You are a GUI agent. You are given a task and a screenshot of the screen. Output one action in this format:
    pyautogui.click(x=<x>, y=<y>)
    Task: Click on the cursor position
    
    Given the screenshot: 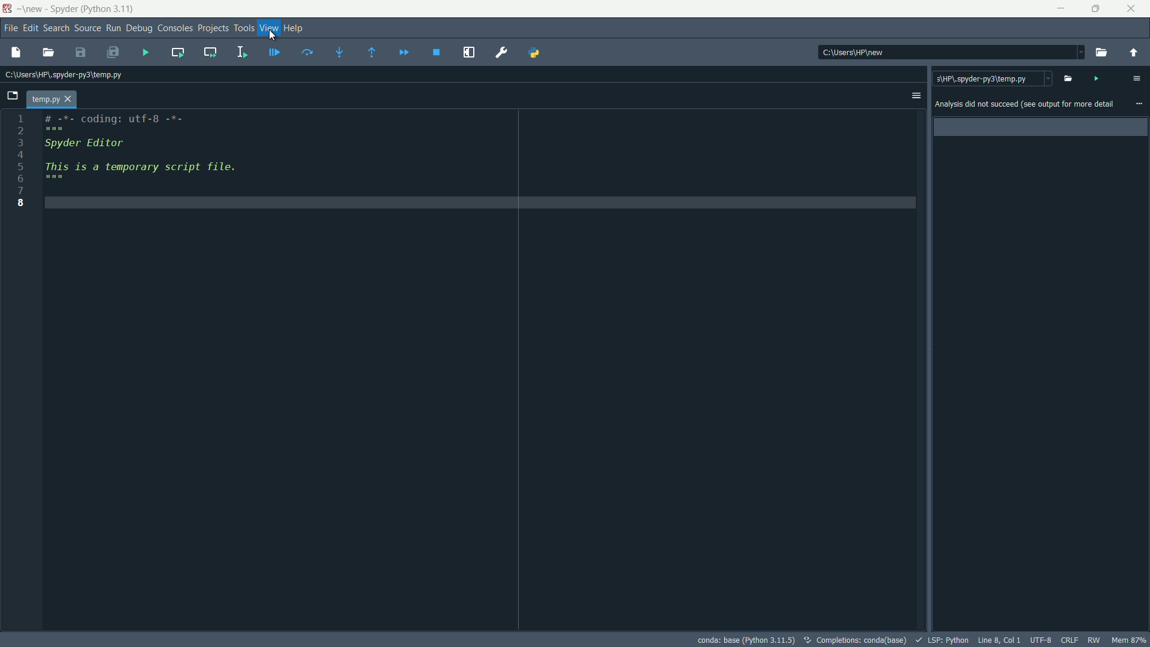 What is the action you would take?
    pyautogui.click(x=998, y=639)
    